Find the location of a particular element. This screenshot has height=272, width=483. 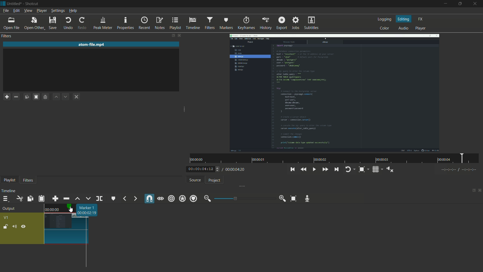

lock is located at coordinates (5, 226).